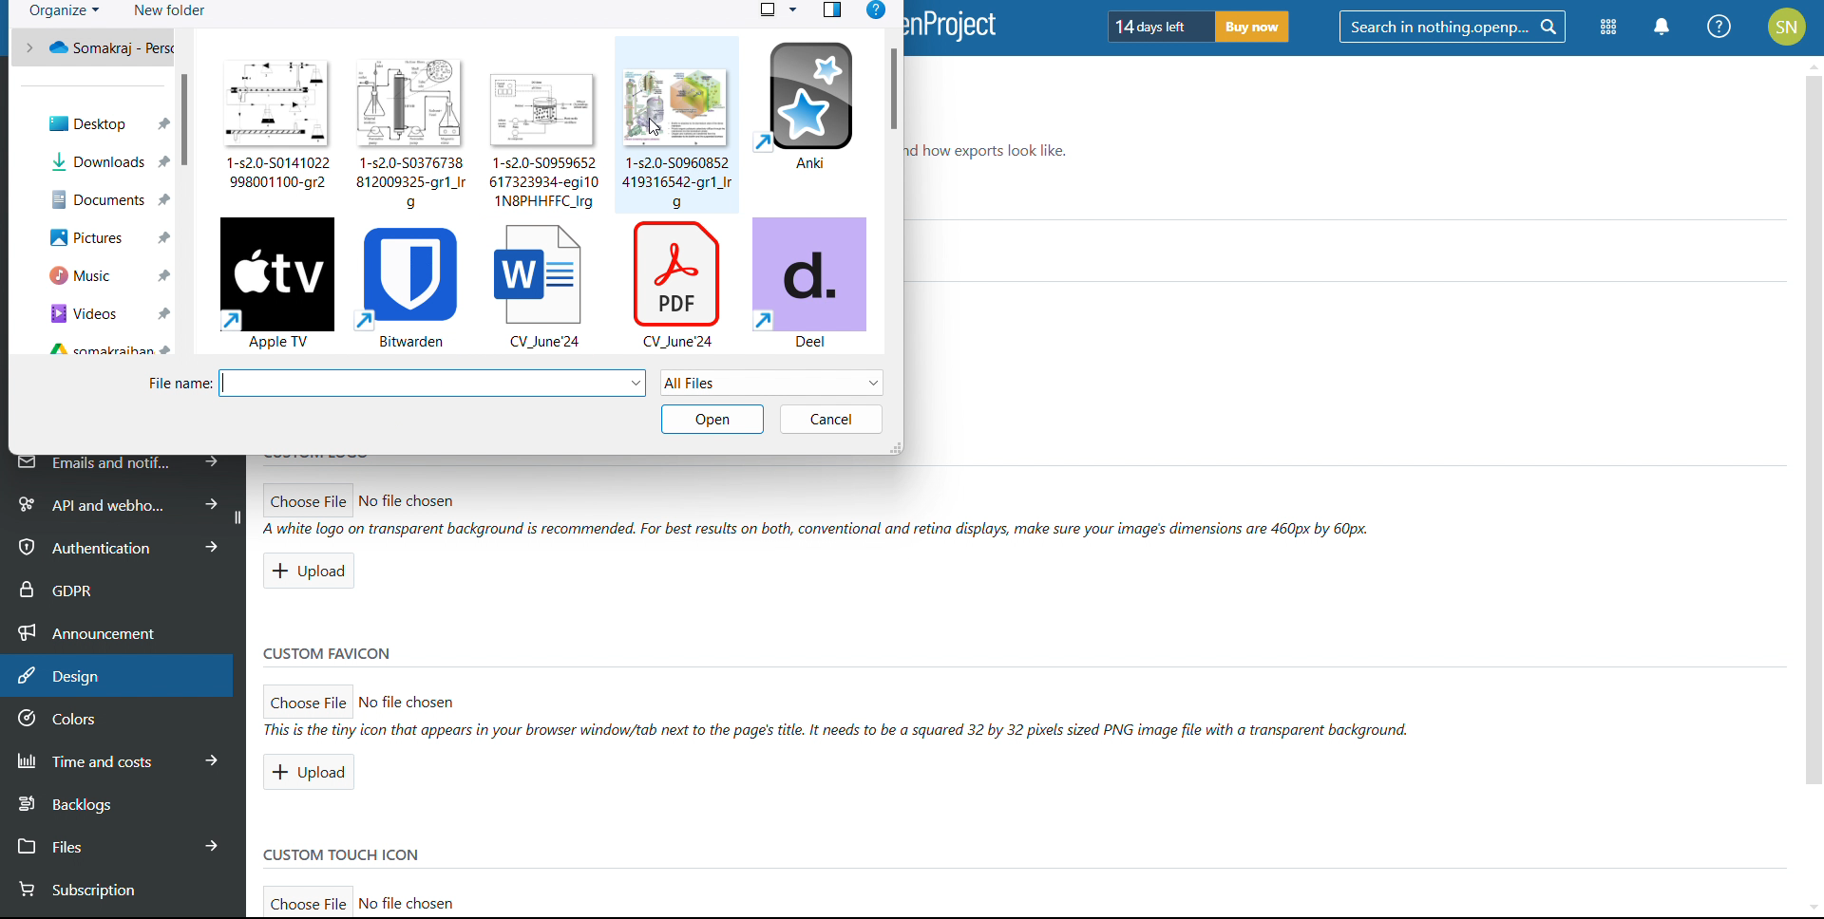 The image size is (1824, 919). What do you see at coordinates (307, 772) in the screenshot?
I see `upload` at bounding box center [307, 772].